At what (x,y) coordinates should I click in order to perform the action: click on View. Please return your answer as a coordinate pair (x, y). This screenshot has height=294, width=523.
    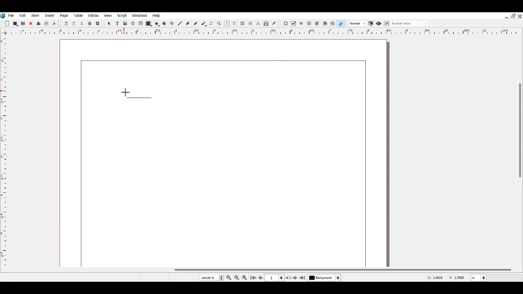
    Looking at the image, I should click on (107, 16).